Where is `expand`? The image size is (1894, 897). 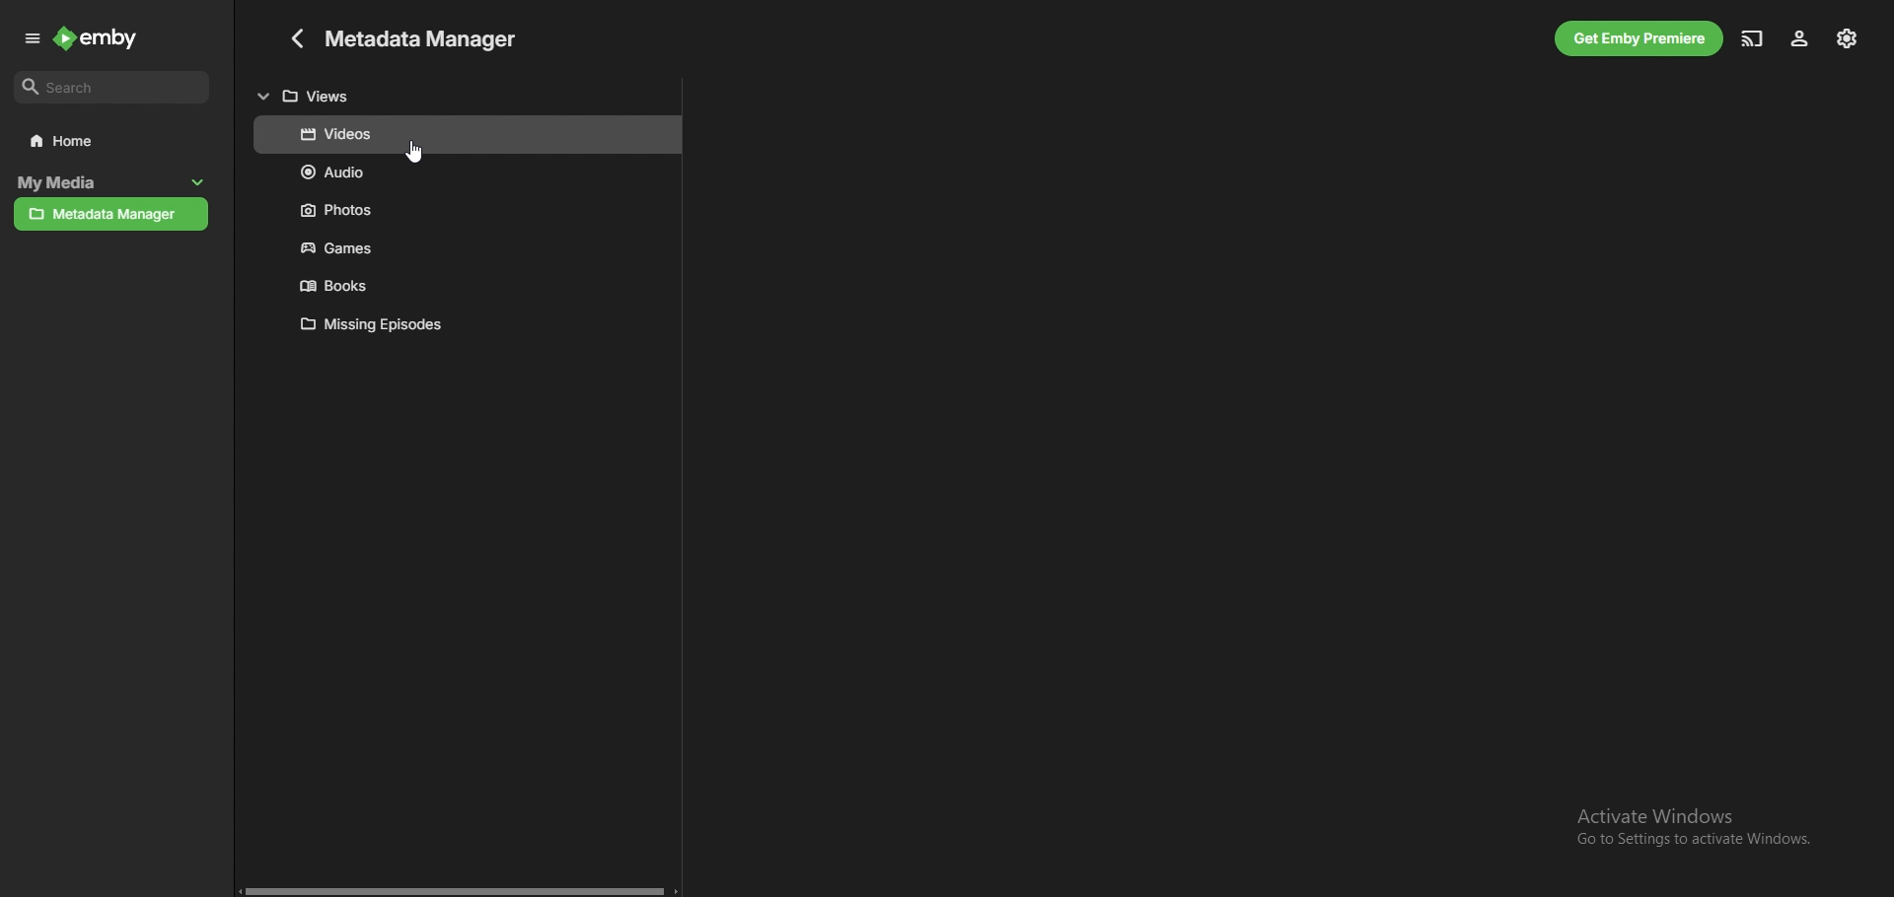 expand is located at coordinates (34, 39).